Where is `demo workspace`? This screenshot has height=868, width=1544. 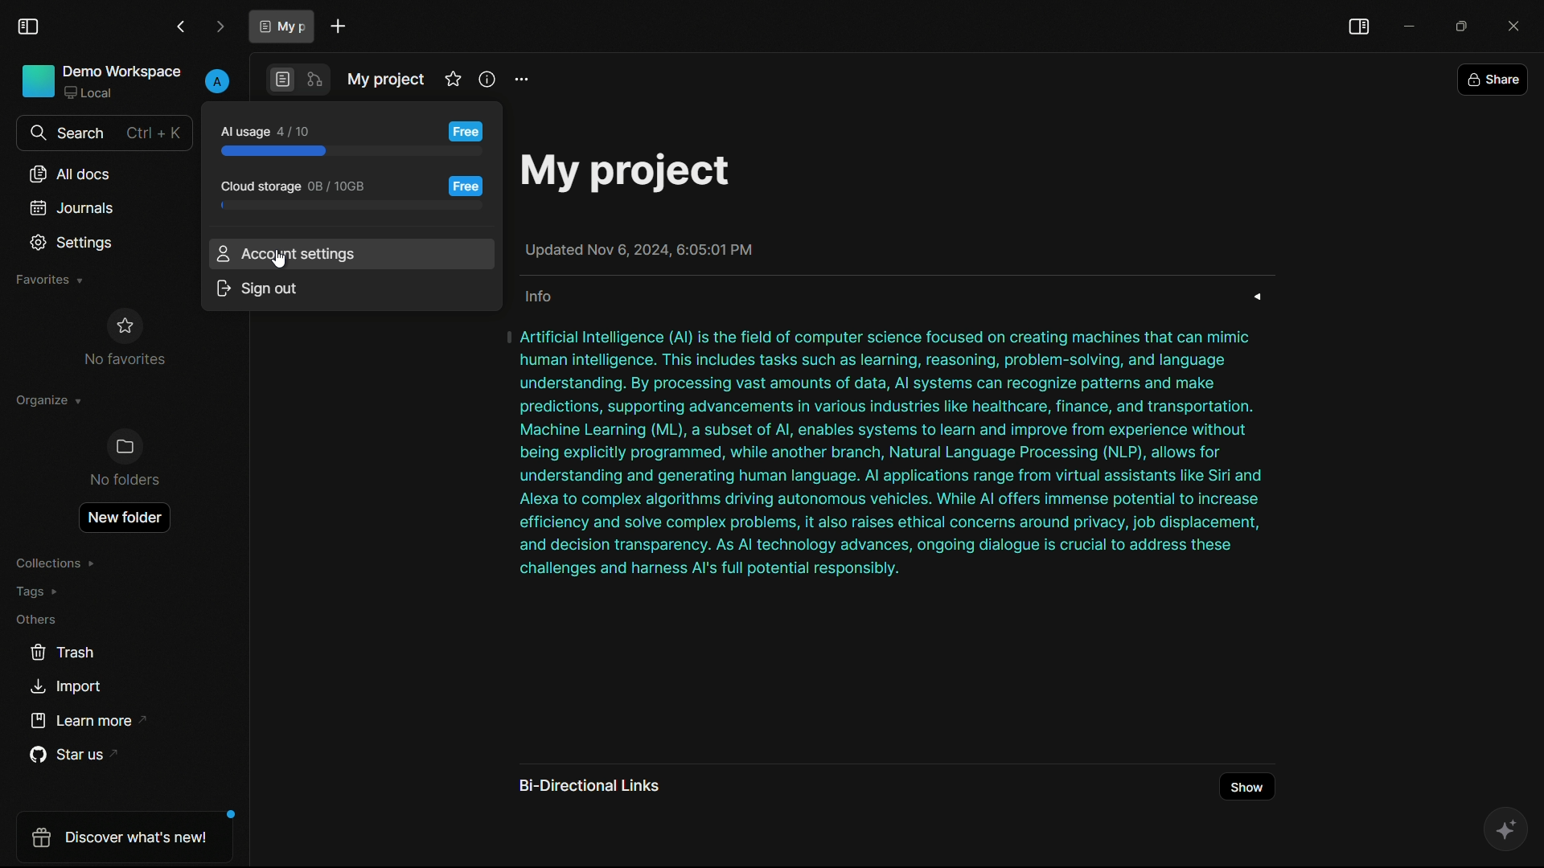 demo workspace is located at coordinates (102, 84).